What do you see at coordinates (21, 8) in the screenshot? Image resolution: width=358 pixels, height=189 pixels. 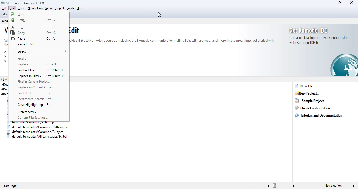 I see `code` at bounding box center [21, 8].